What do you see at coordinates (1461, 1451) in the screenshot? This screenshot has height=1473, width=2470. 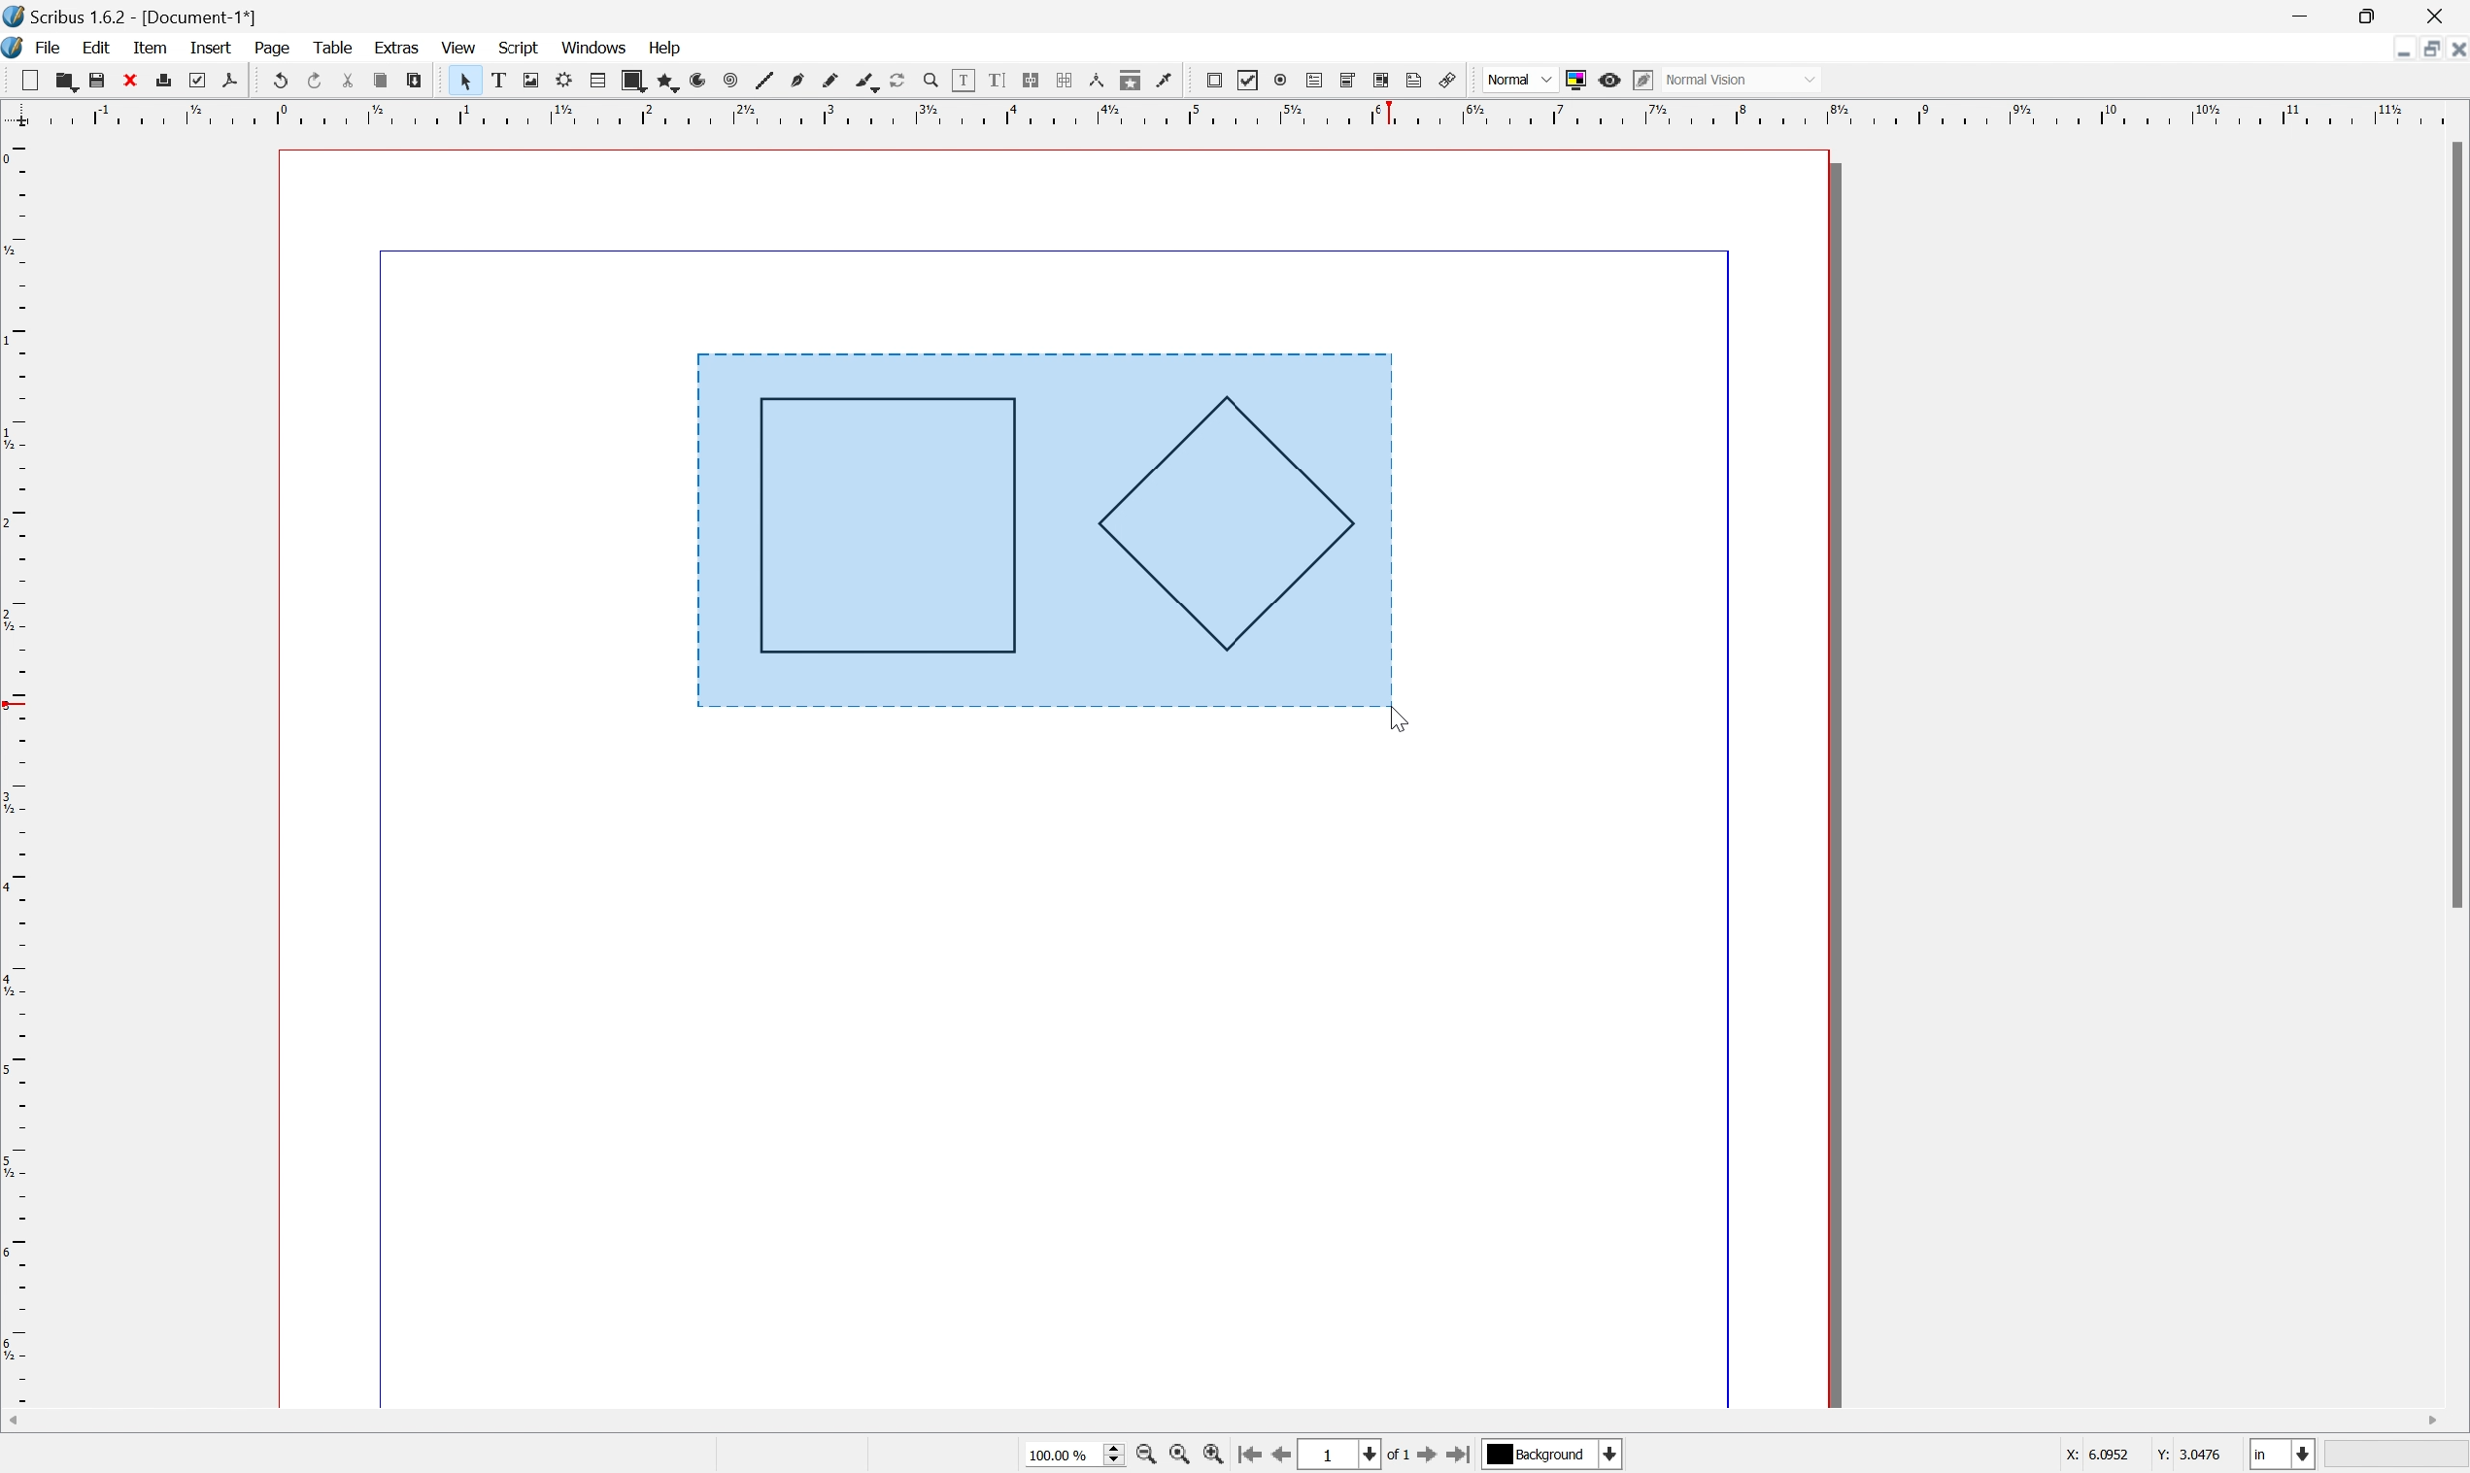 I see `Go to last page` at bounding box center [1461, 1451].